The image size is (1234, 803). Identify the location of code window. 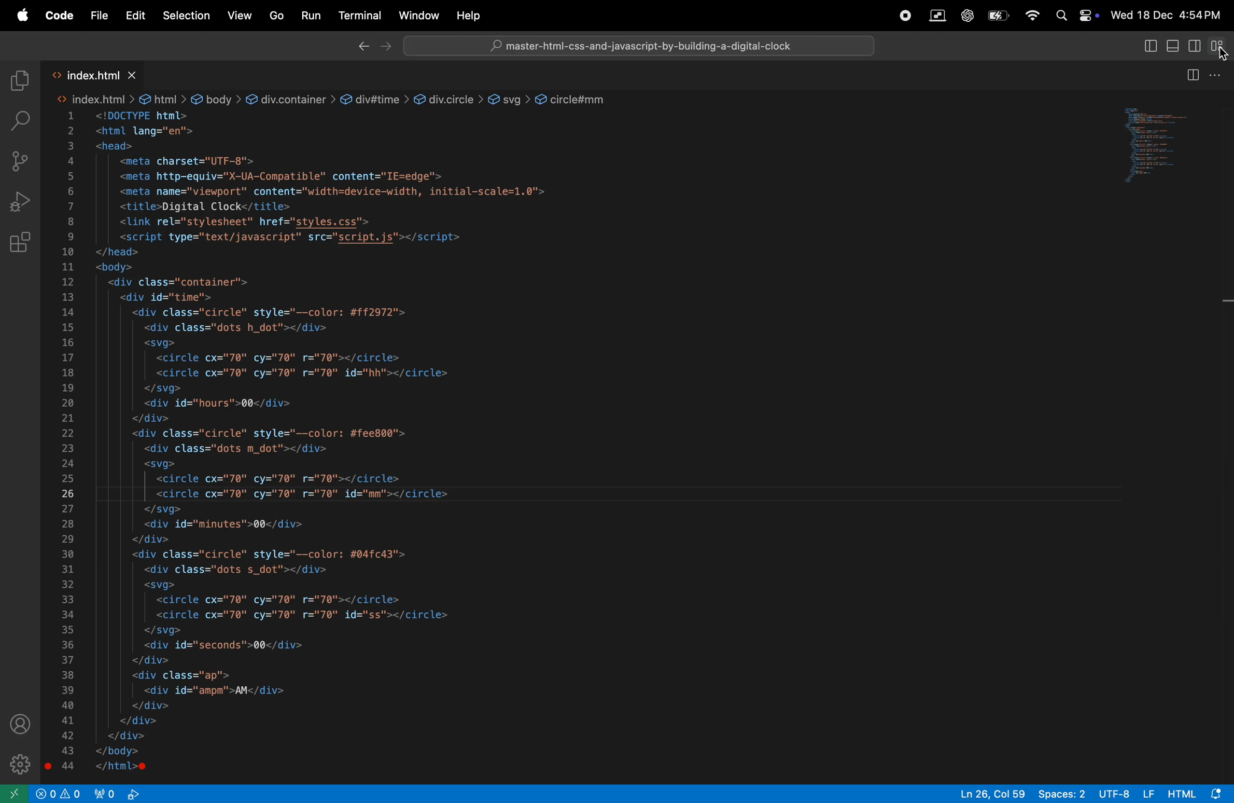
(1173, 143).